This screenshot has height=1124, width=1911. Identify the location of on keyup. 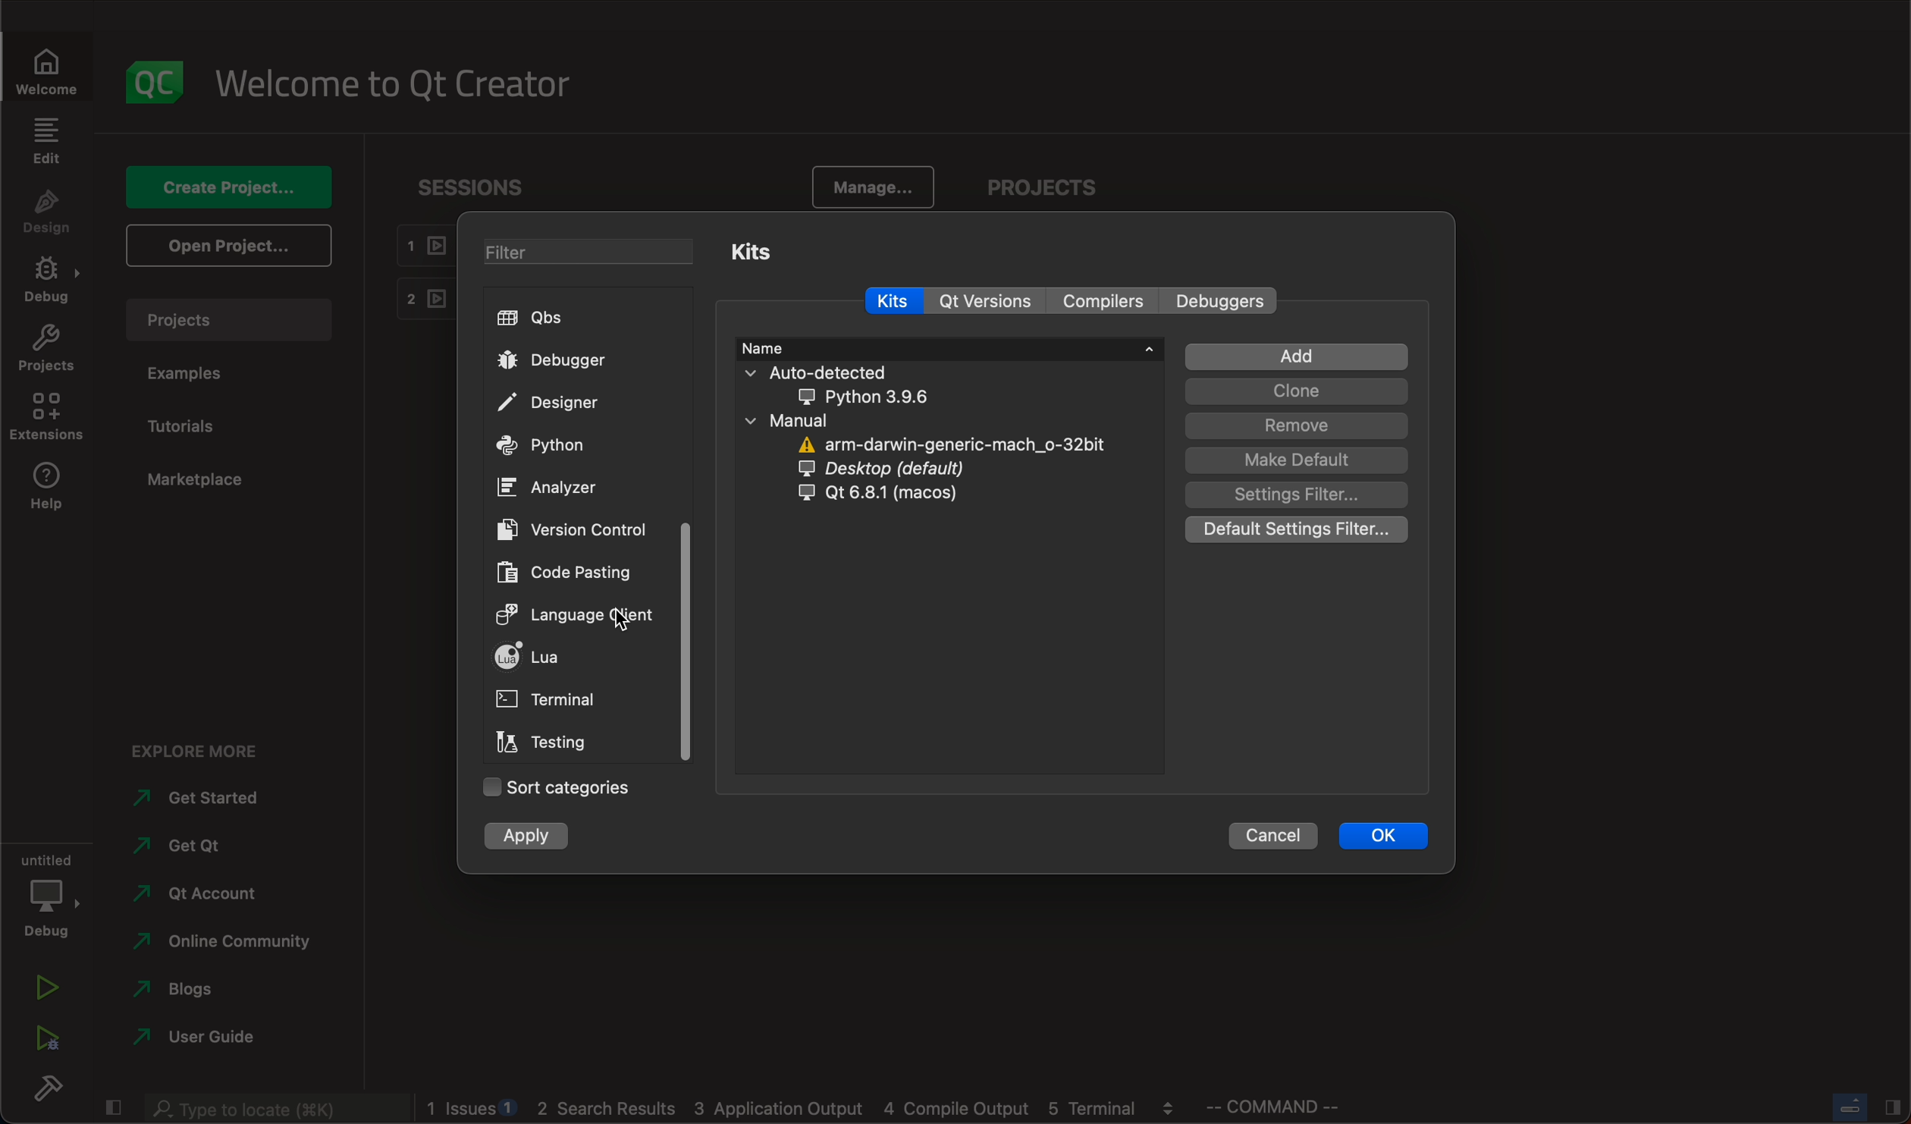
(624, 614).